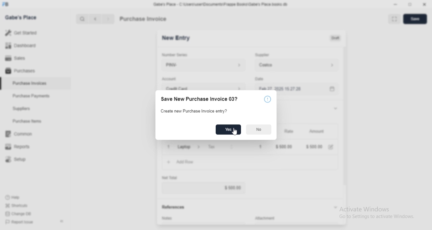  I want to click on Add invoice terms, so click(204, 223).